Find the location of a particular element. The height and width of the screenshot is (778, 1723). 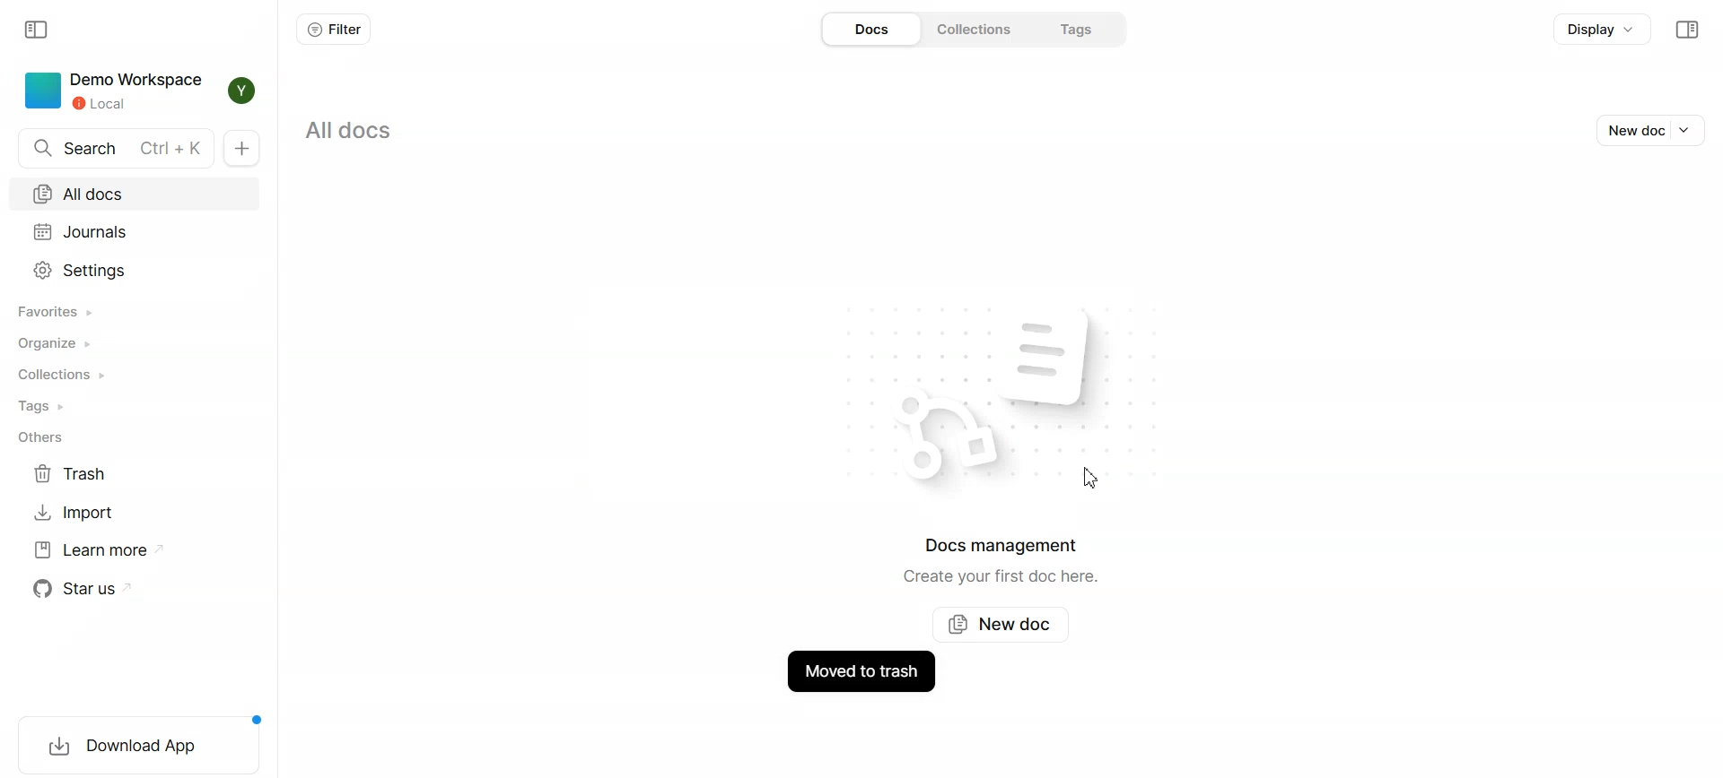

Others is located at coordinates (136, 438).